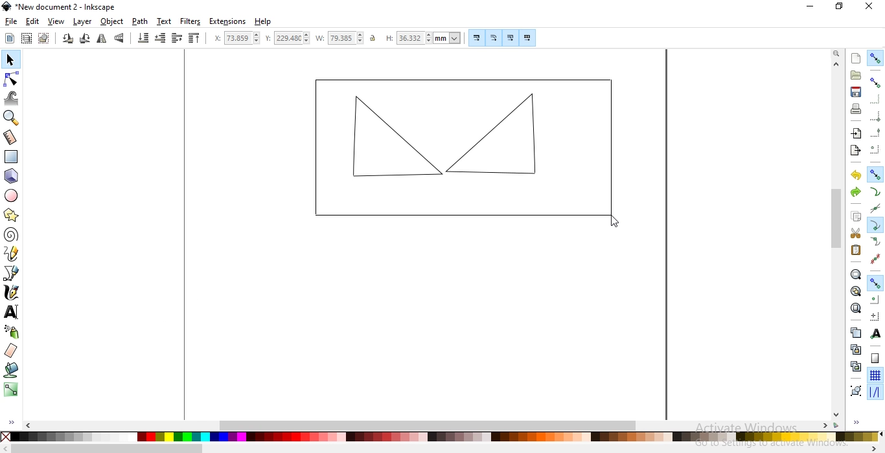 Image resolution: width=885 pixels, height=453 pixels. Describe the element at coordinates (527, 36) in the screenshot. I see `move patterns along with objects` at that location.